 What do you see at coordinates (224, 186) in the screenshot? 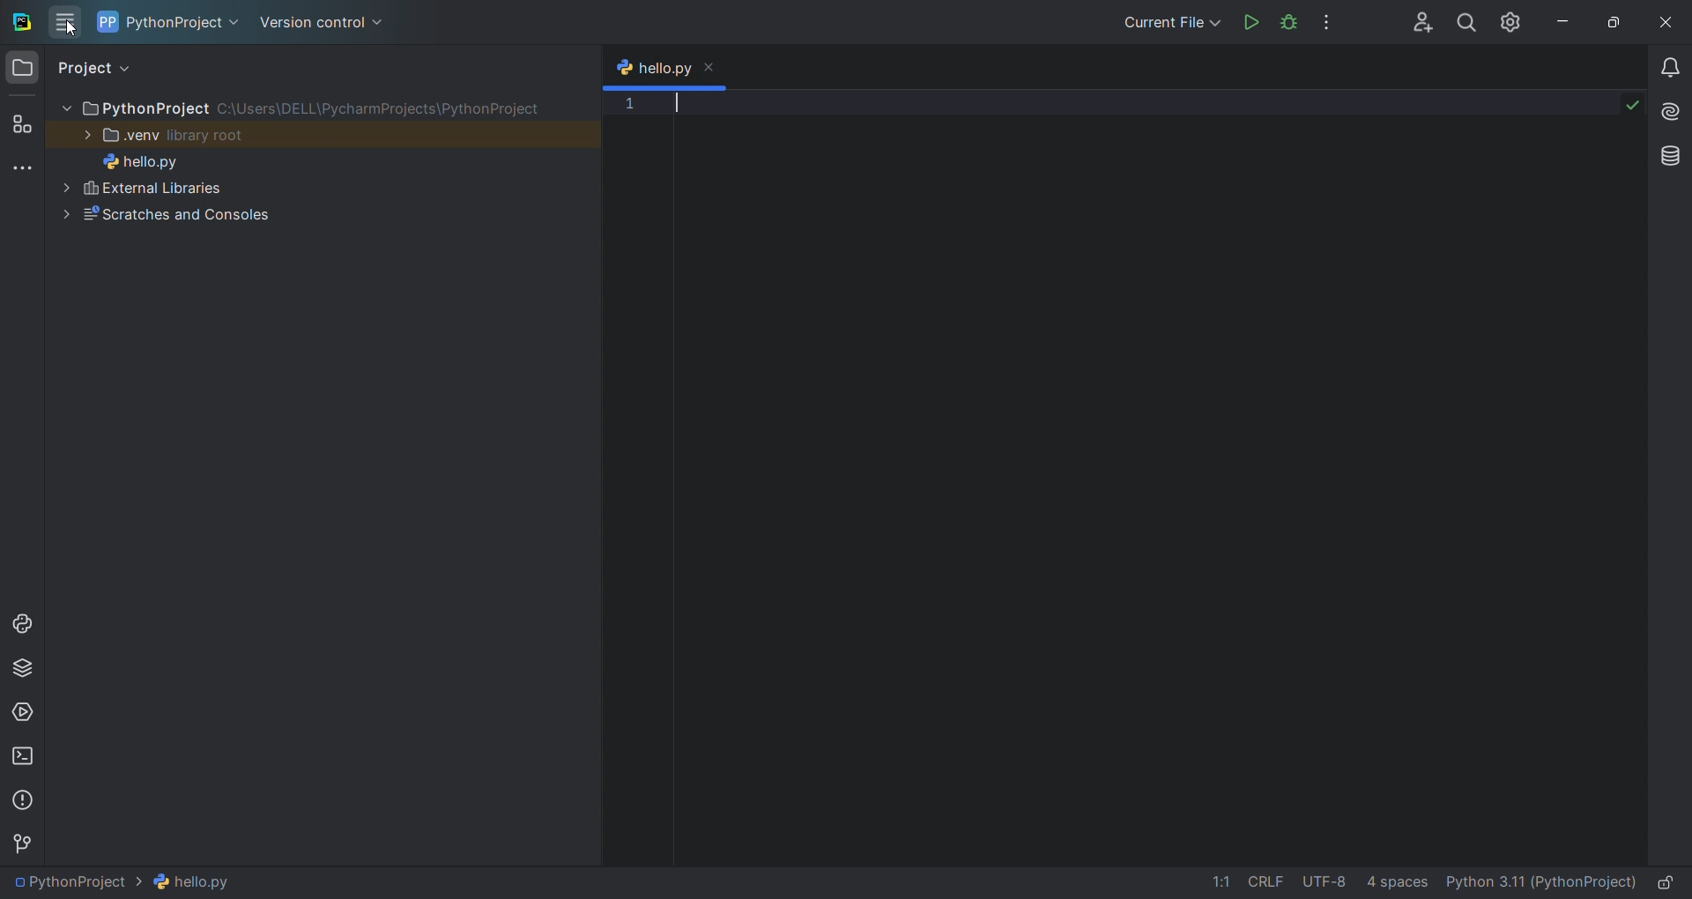
I see `External Libraries` at bounding box center [224, 186].